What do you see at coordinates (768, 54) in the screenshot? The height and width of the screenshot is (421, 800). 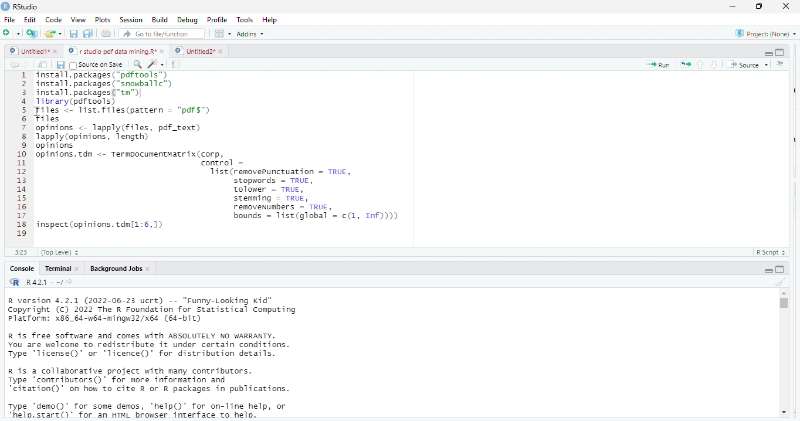 I see `hide r script` at bounding box center [768, 54].